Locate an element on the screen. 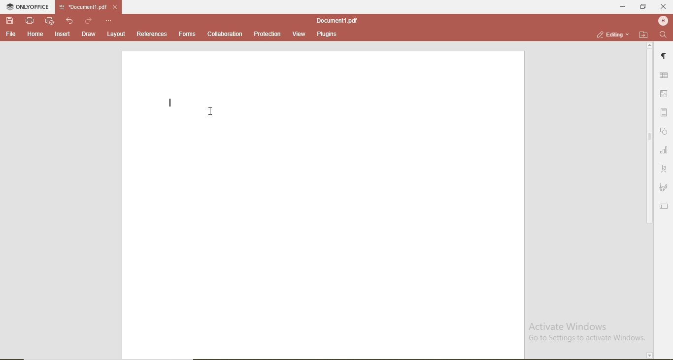  home is located at coordinates (36, 35).